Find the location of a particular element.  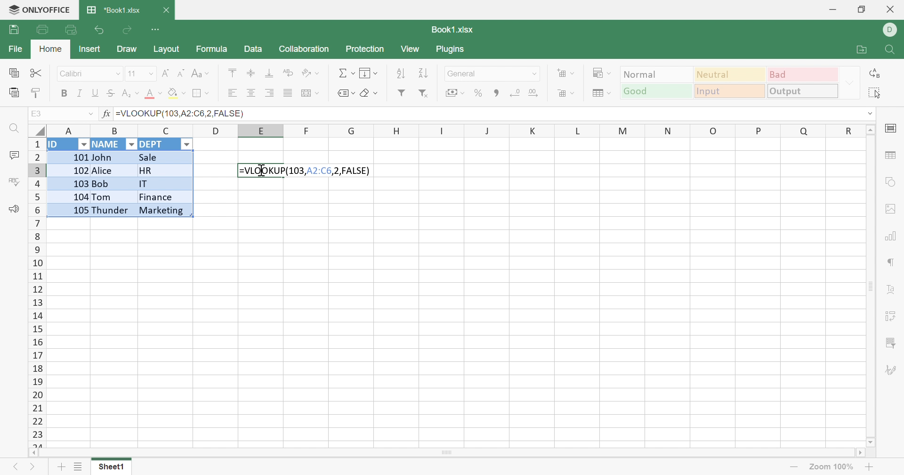

Print is located at coordinates (43, 28).